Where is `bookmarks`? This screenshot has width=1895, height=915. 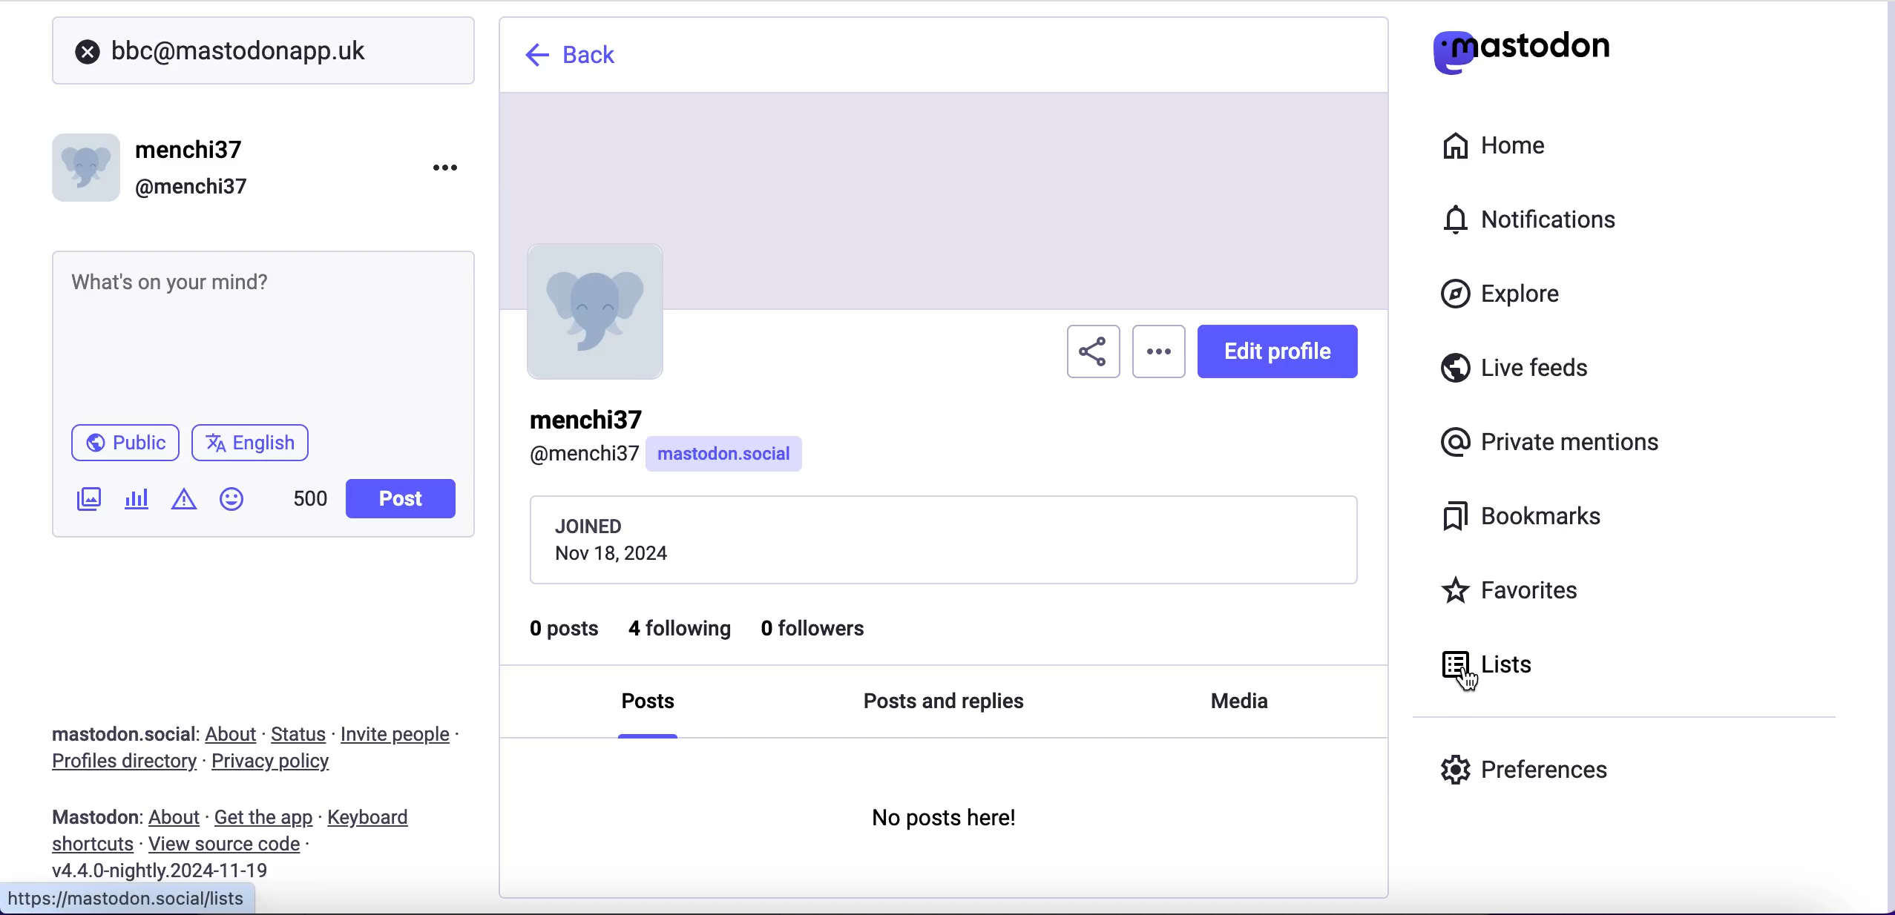
bookmarks is located at coordinates (1514, 519).